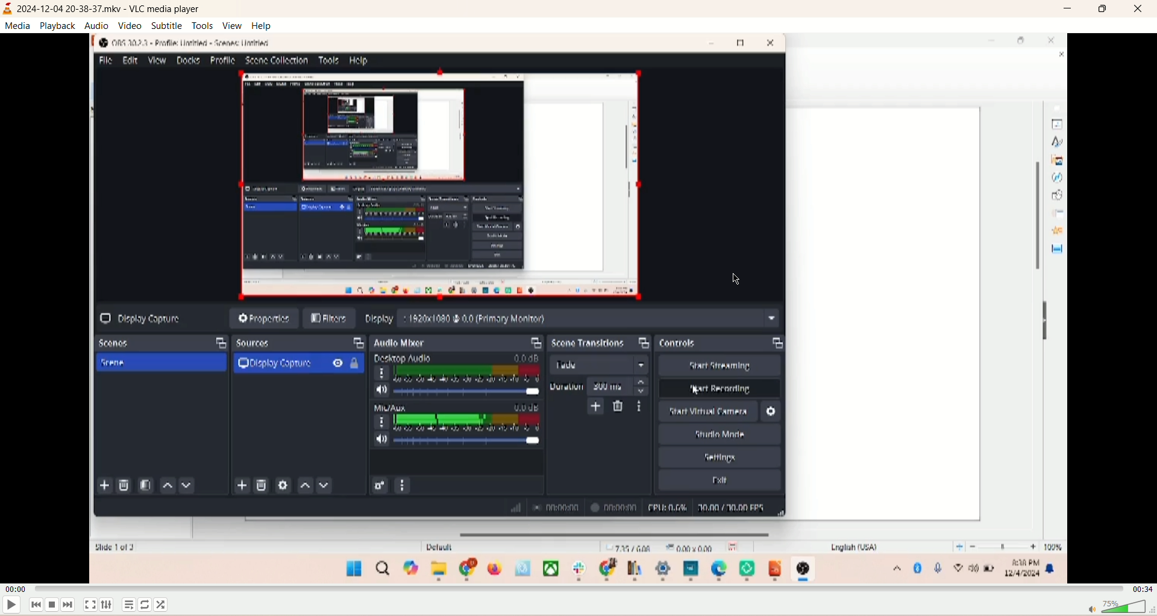  I want to click on help, so click(263, 26).